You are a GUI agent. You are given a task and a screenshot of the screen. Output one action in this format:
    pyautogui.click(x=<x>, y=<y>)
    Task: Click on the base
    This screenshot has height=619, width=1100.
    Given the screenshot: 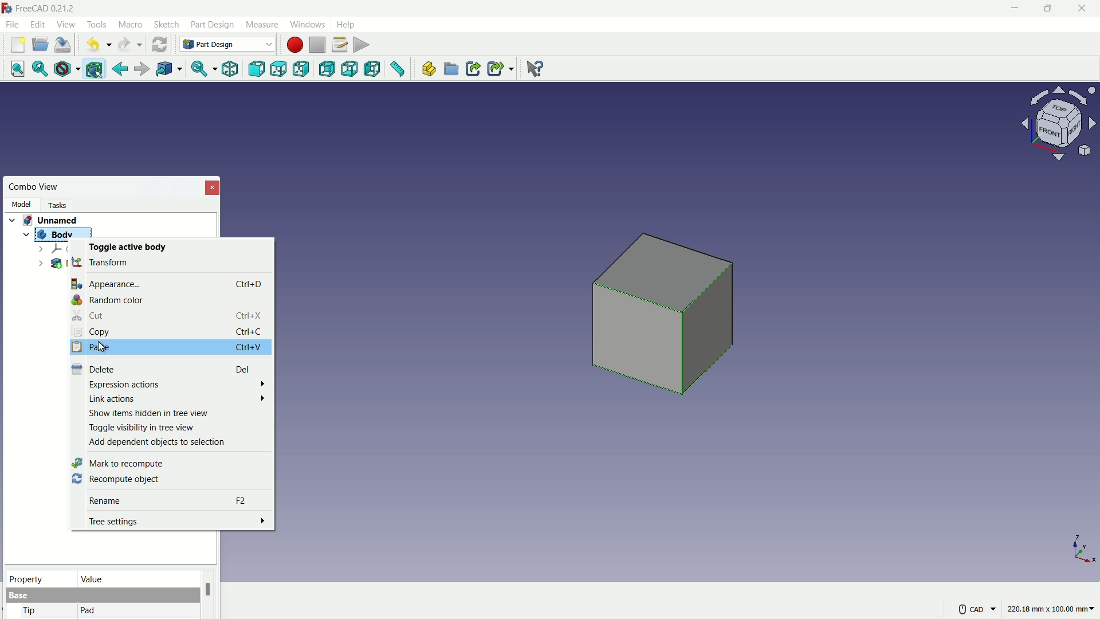 What is the action you would take?
    pyautogui.click(x=19, y=596)
    